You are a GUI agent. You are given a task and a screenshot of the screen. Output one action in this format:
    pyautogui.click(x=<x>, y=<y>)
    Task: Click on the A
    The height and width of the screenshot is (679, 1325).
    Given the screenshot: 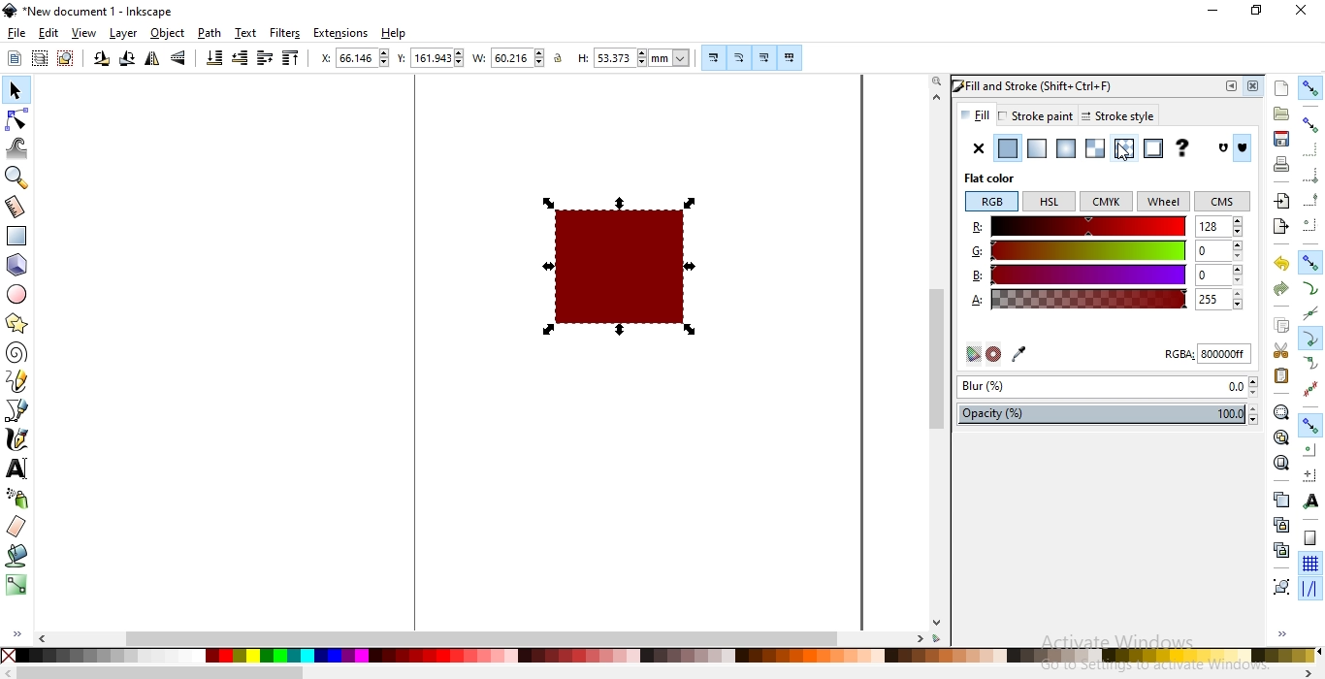 What is the action you would take?
    pyautogui.click(x=1079, y=299)
    